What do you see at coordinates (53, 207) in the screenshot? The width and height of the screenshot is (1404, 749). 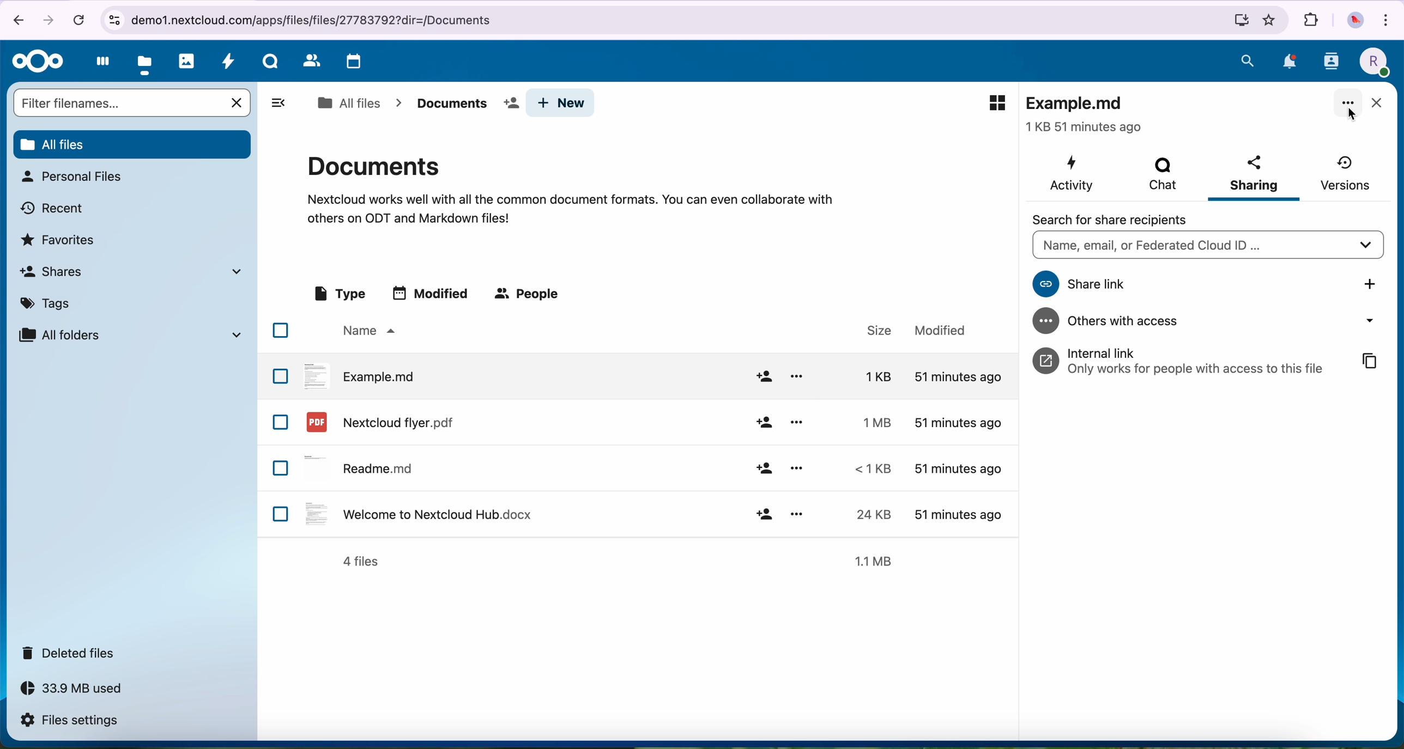 I see `recent` at bounding box center [53, 207].